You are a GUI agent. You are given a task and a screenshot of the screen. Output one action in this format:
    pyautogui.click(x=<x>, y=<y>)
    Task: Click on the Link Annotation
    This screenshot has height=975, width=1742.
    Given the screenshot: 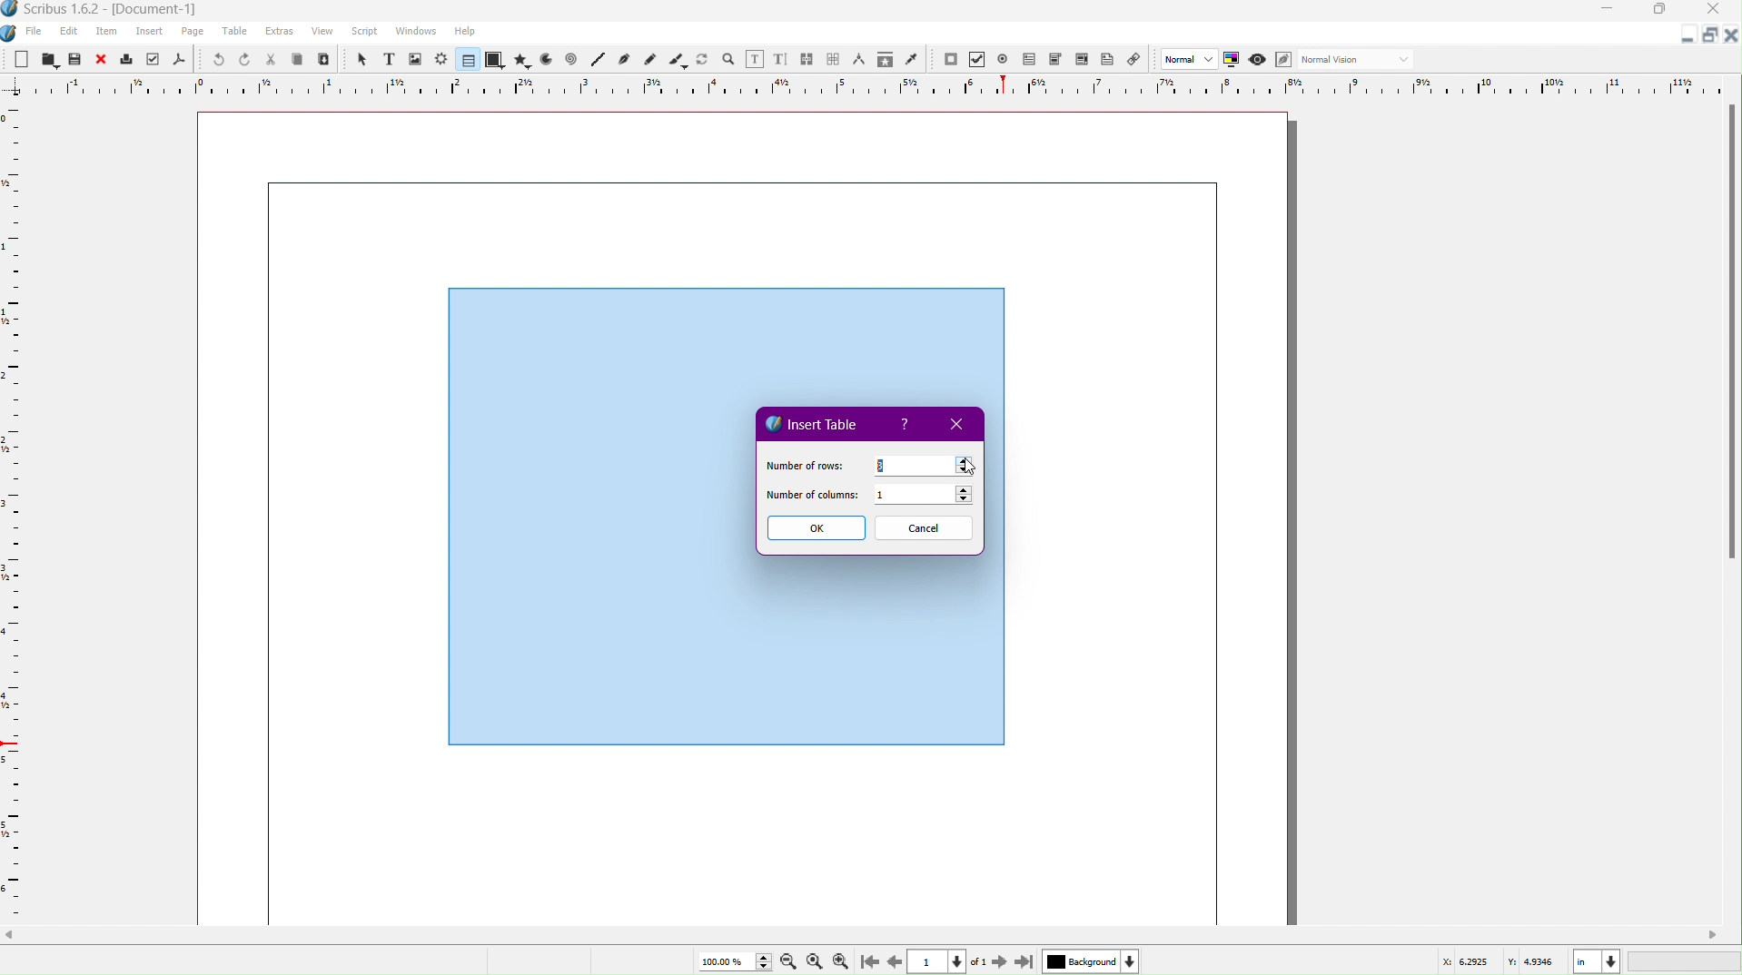 What is the action you would take?
    pyautogui.click(x=1139, y=61)
    